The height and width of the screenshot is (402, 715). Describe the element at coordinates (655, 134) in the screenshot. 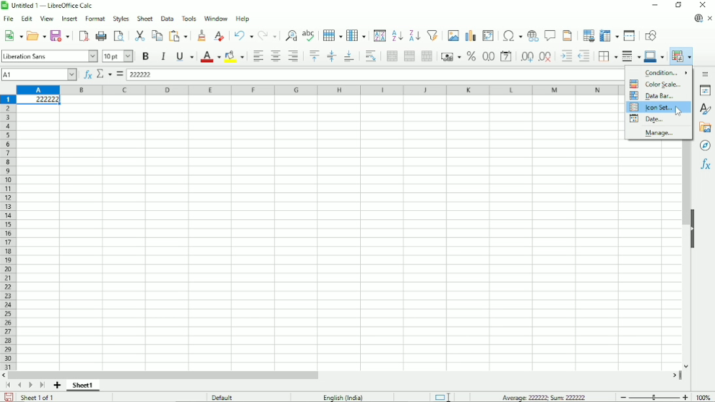

I see `Manage` at that location.